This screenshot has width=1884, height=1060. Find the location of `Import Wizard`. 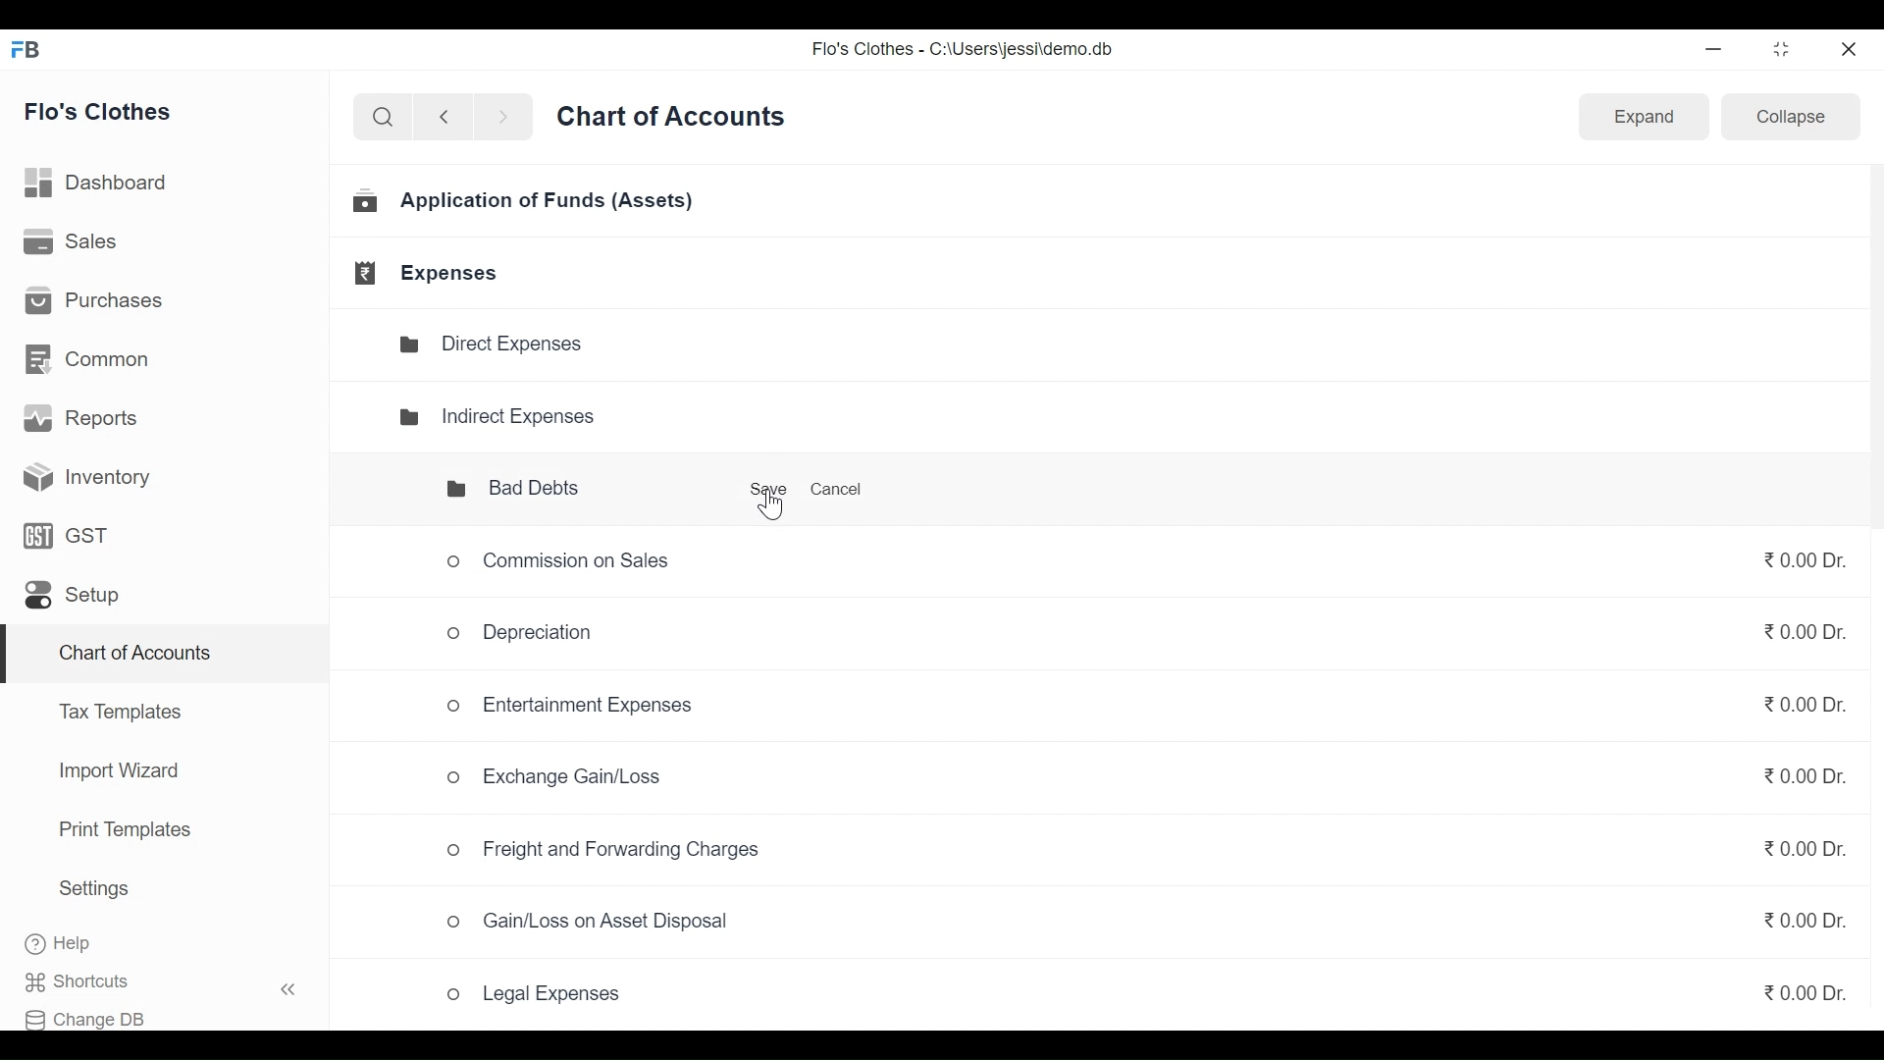

Import Wizard is located at coordinates (113, 773).